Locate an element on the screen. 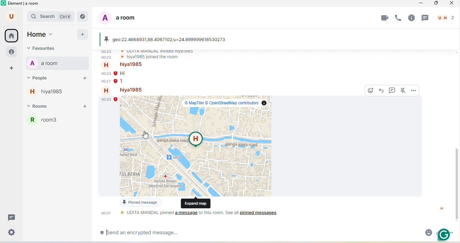 The image size is (460, 243). geo 22 4668931, 88.4067102, u=24.899999618530273 is located at coordinates (173, 39).